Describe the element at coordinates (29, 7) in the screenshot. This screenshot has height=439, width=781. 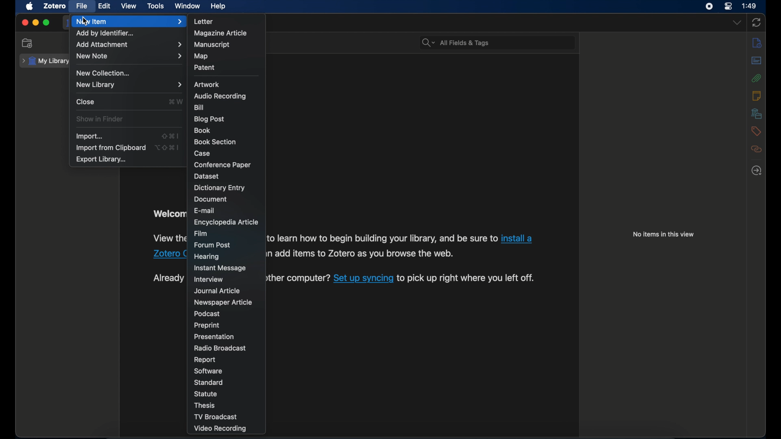
I see `apple` at that location.